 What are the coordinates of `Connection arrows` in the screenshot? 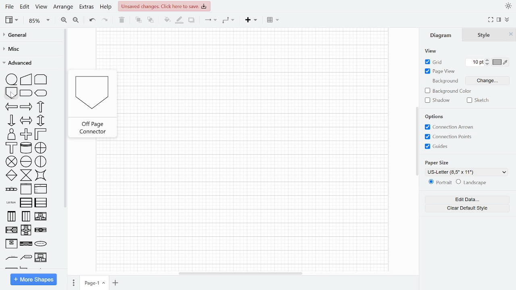 It's located at (449, 128).